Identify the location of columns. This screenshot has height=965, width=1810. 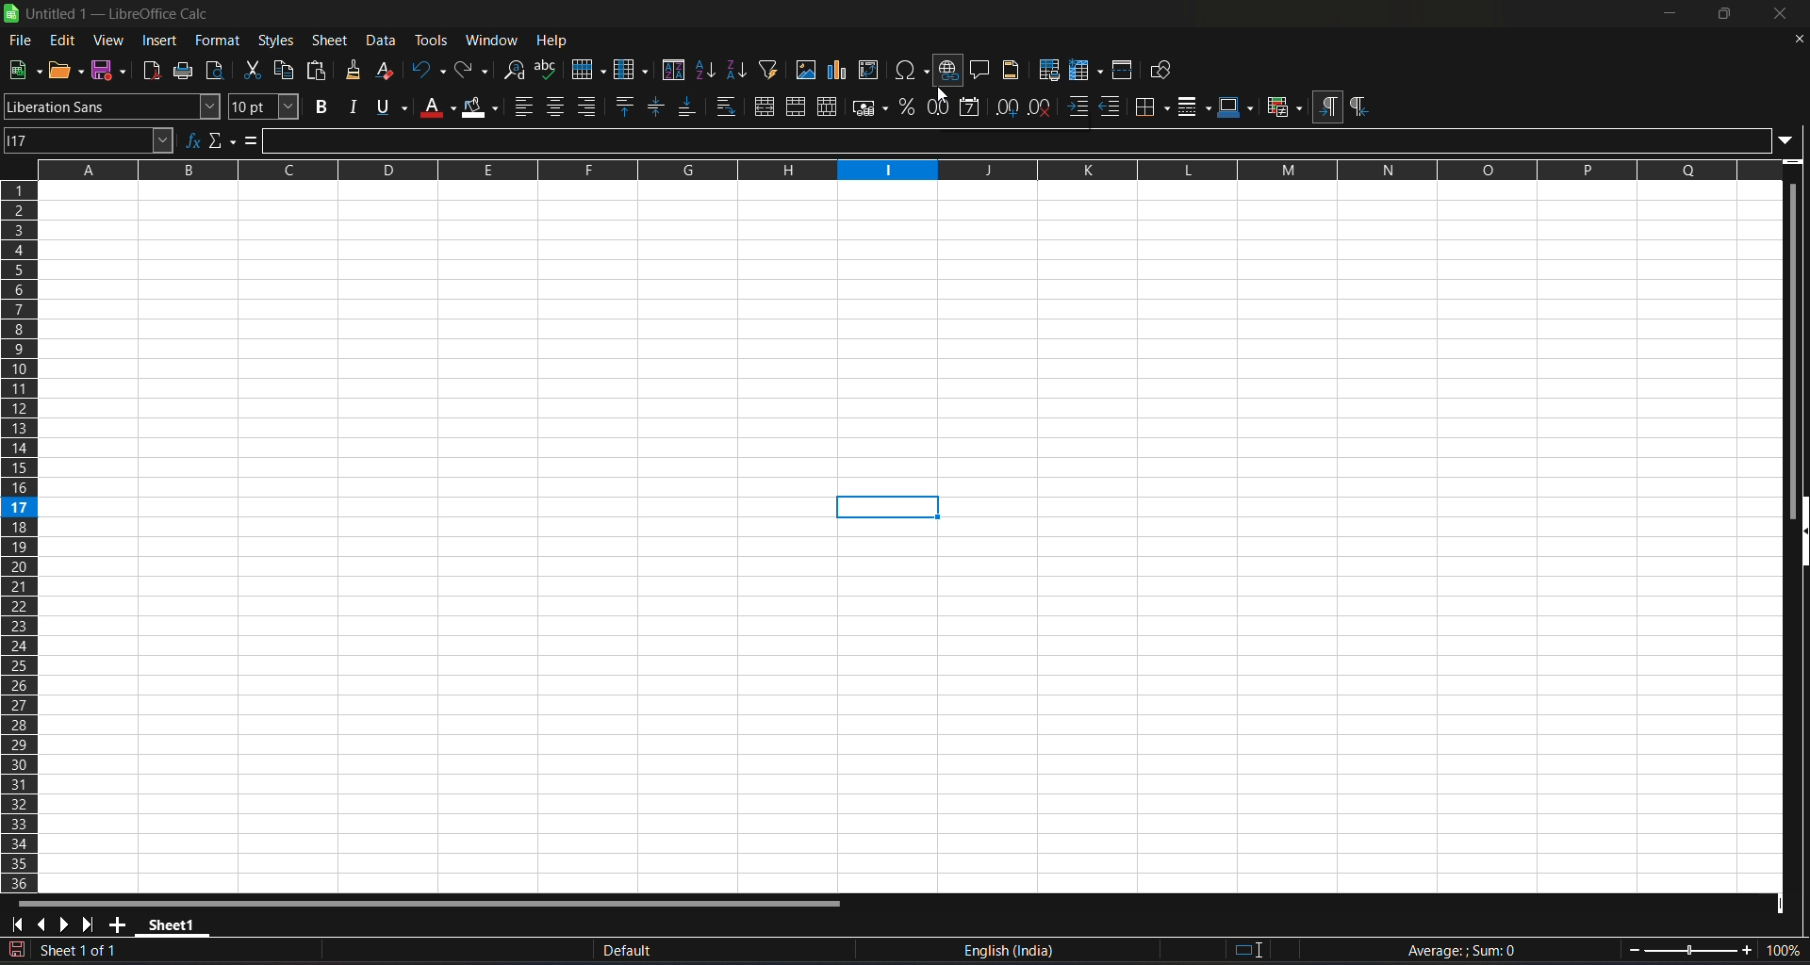
(21, 537).